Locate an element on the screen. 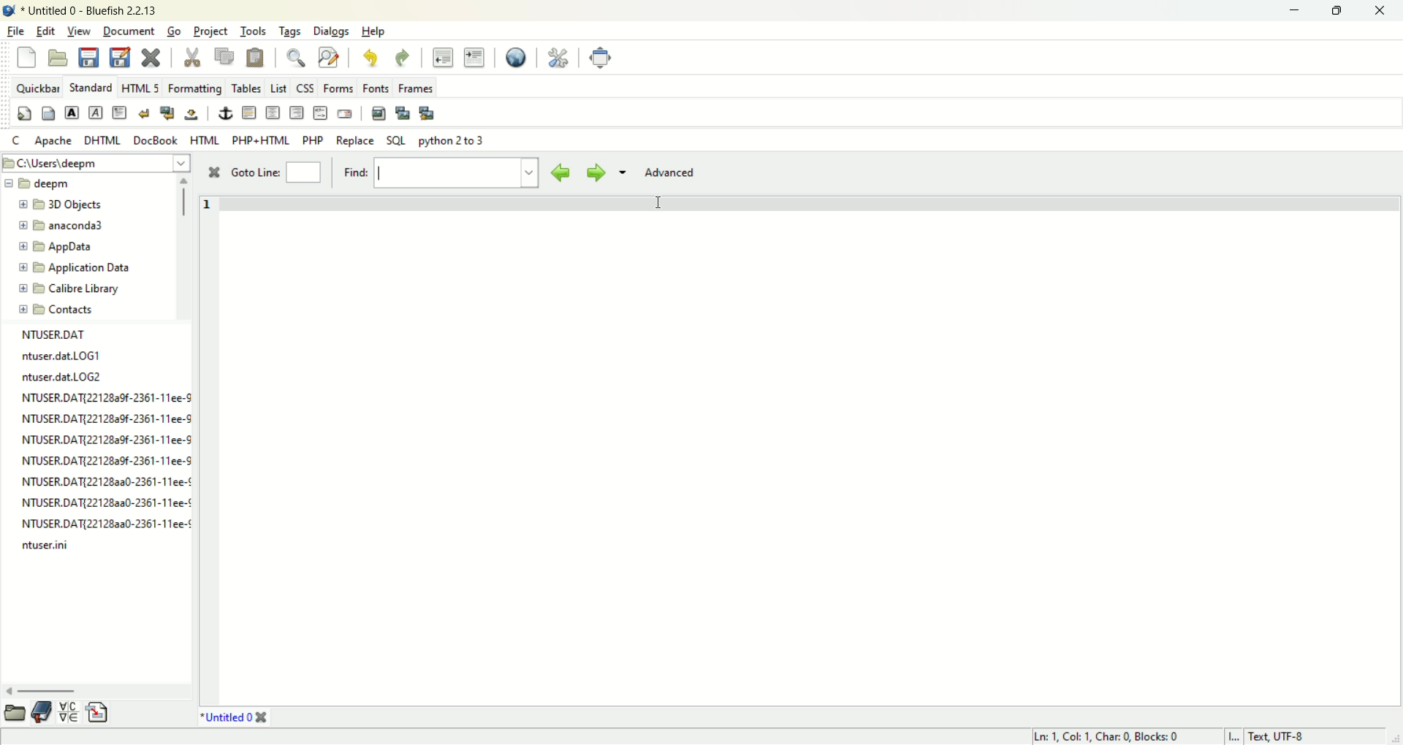 This screenshot has width=1403, height=745. Standard is located at coordinates (91, 86).